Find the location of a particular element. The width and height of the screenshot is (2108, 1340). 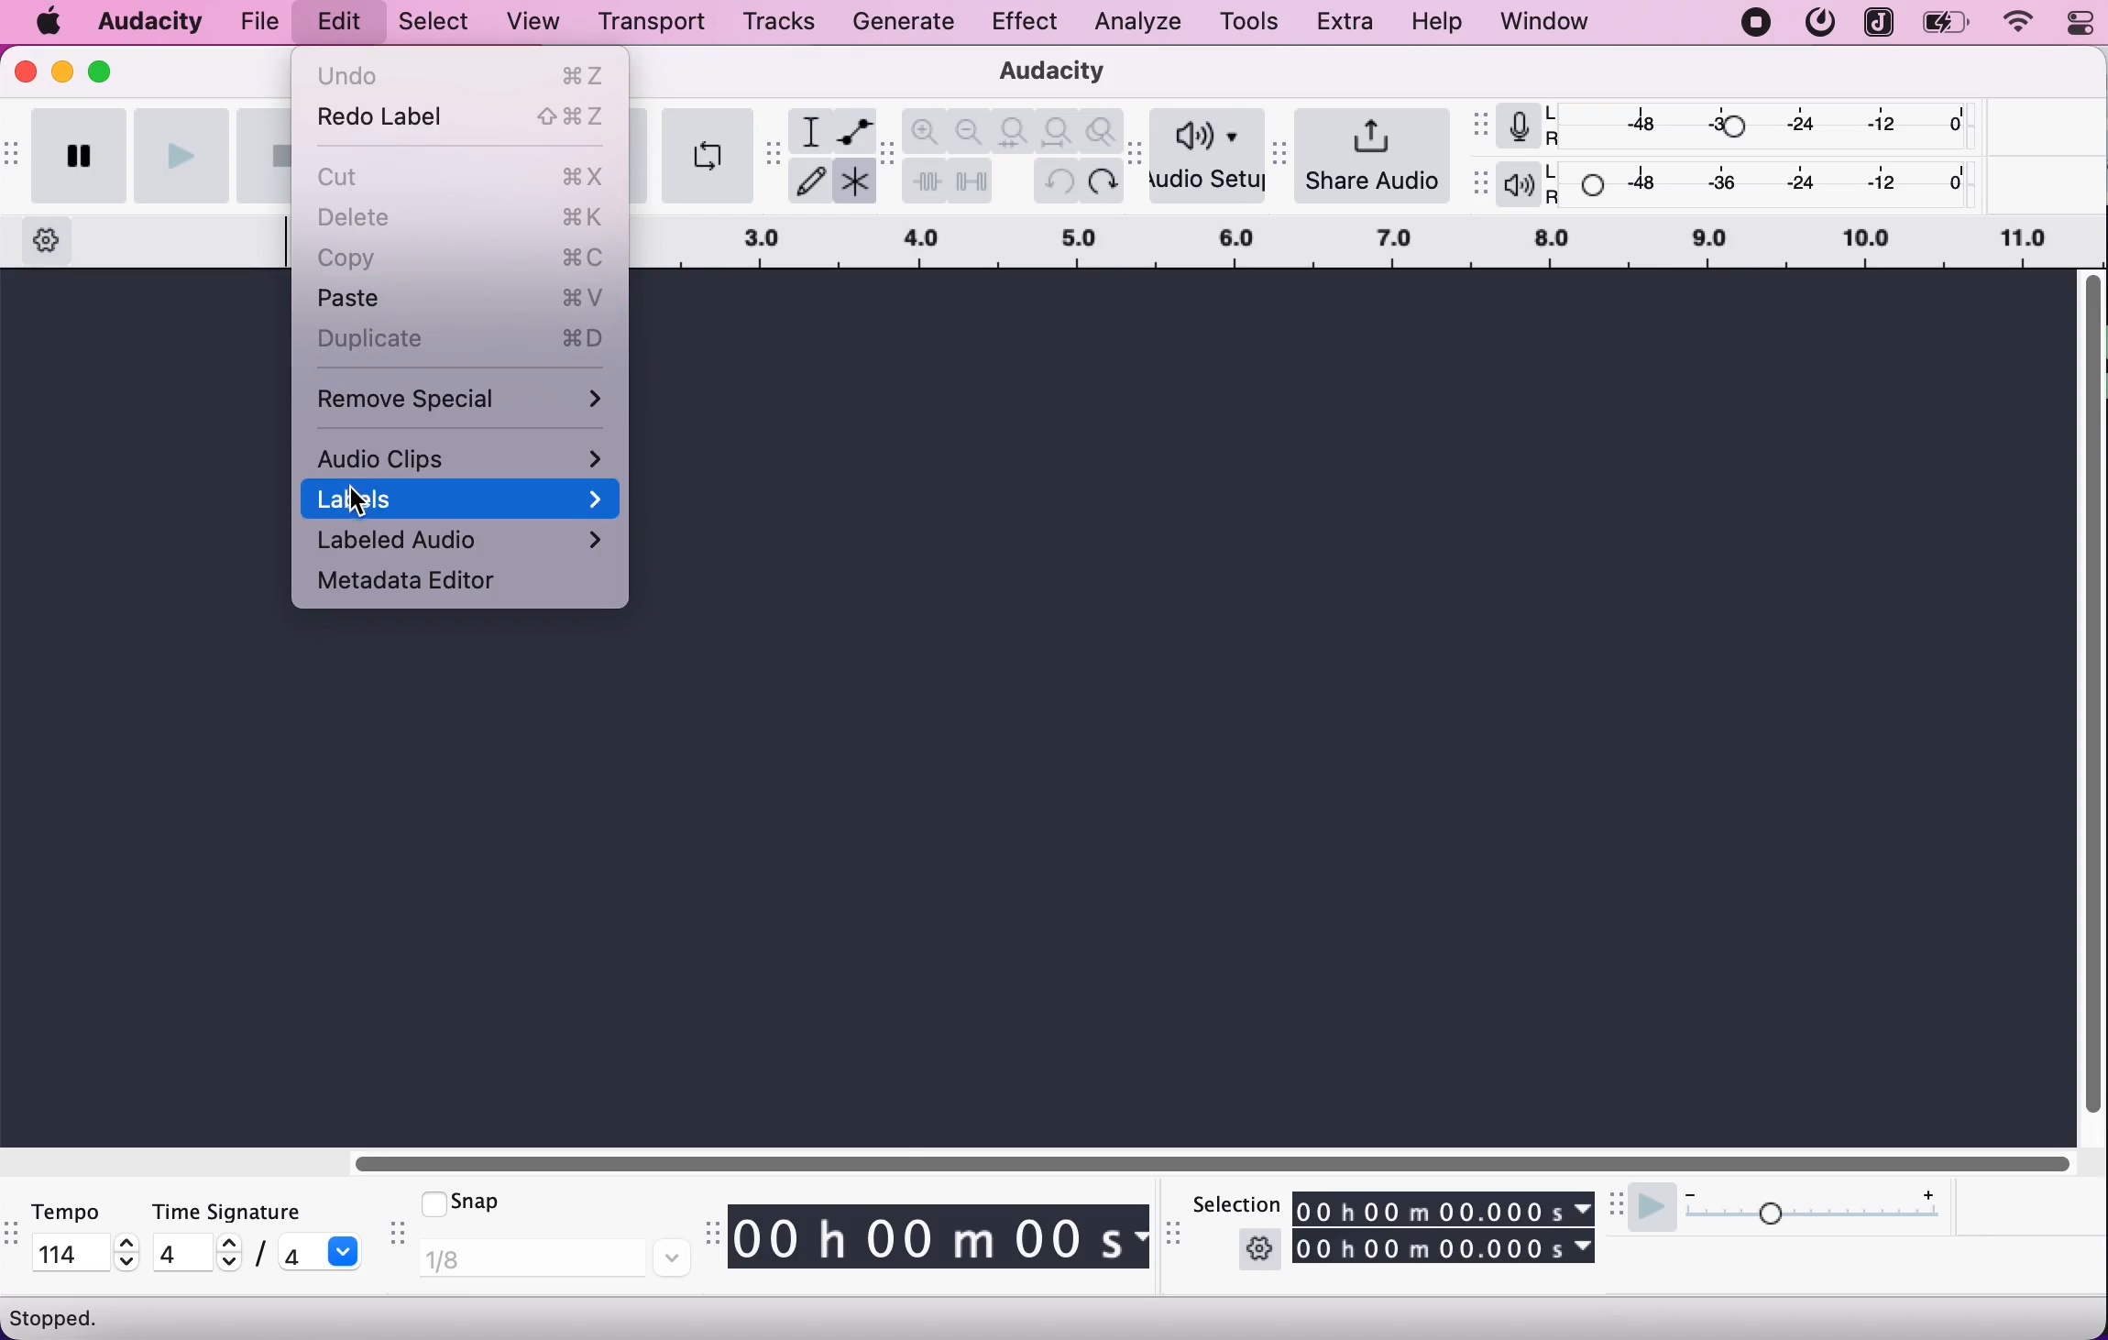

decrease is located at coordinates (127, 1264).